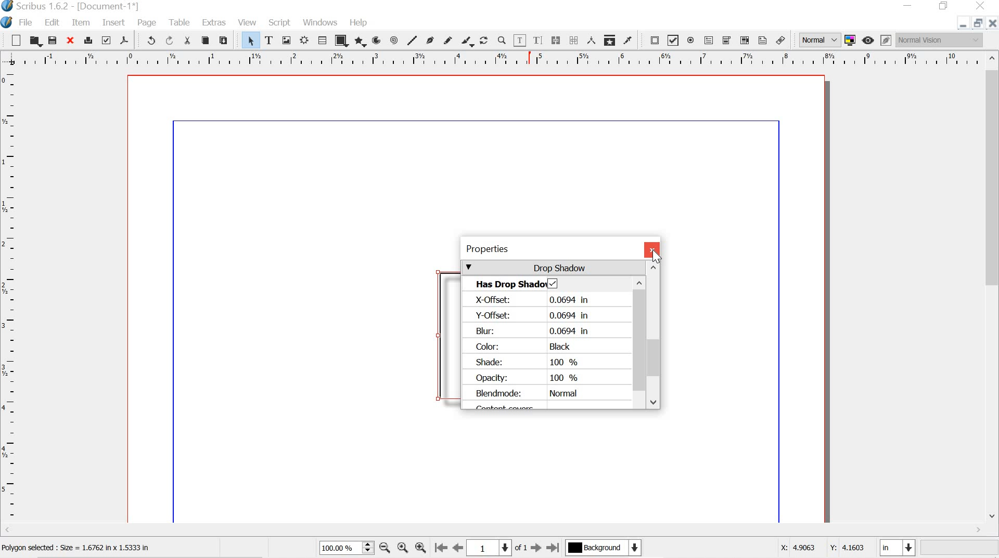 The image size is (999, 558). What do you see at coordinates (340, 42) in the screenshot?
I see `shape` at bounding box center [340, 42].